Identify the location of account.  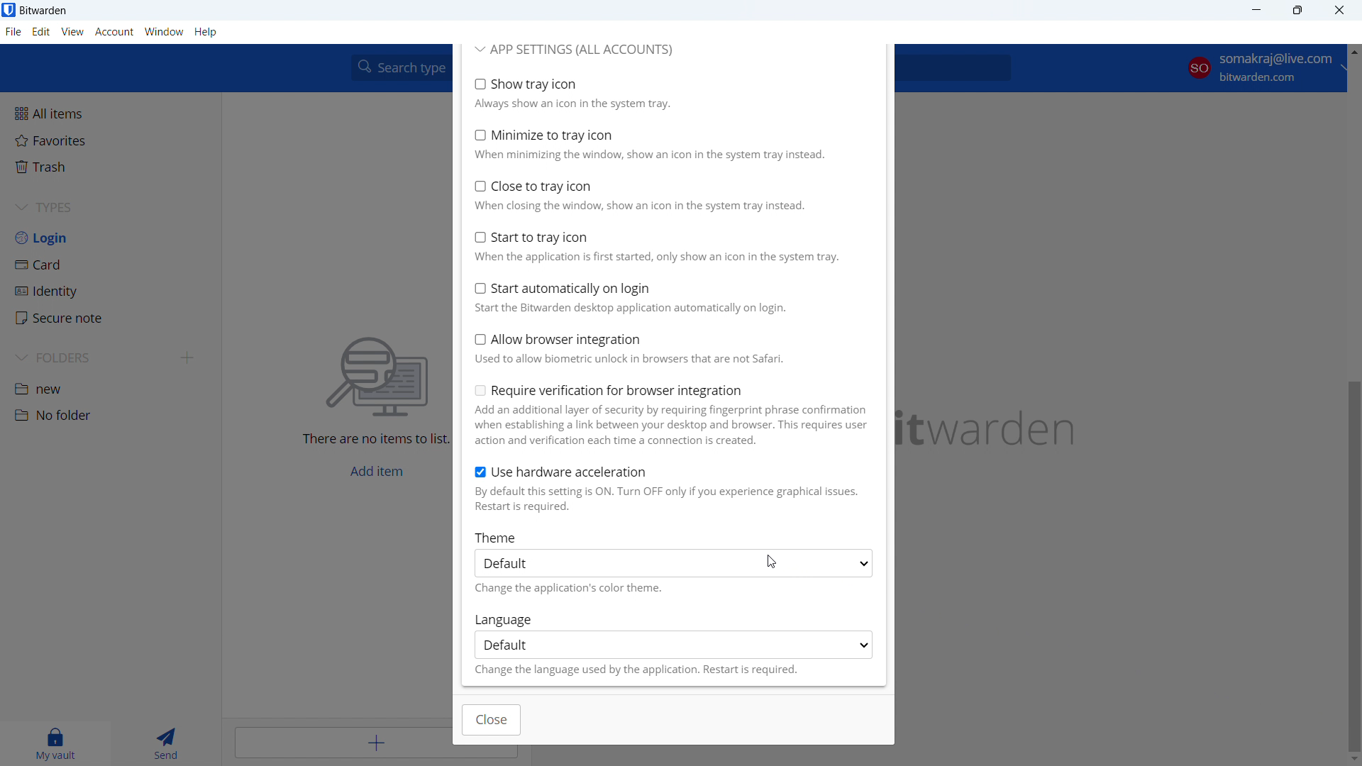
(1260, 70).